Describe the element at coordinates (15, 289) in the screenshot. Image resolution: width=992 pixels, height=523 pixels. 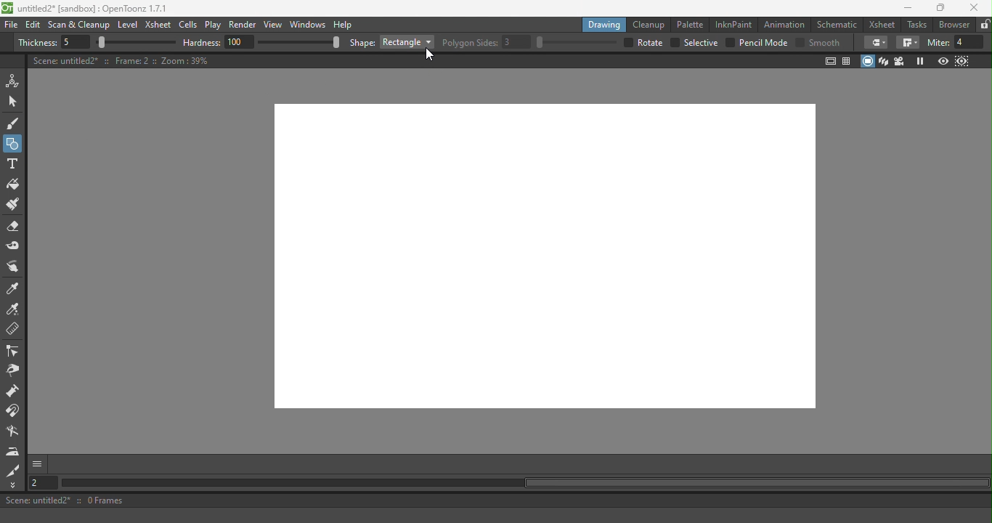
I see `Style picker tool` at that location.